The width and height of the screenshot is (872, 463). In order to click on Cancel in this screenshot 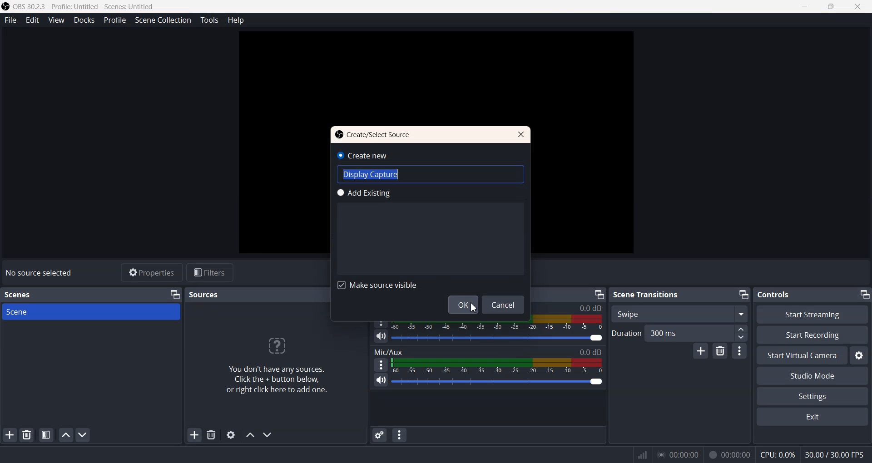, I will do `click(505, 305)`.